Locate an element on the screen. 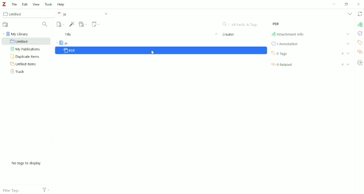 Image resolution: width=364 pixels, height=194 pixels. Edit is located at coordinates (25, 4).